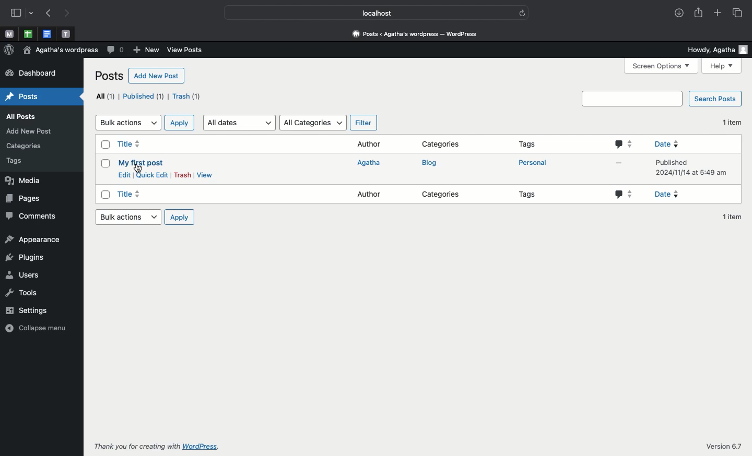  I want to click on Categories, so click(443, 196).